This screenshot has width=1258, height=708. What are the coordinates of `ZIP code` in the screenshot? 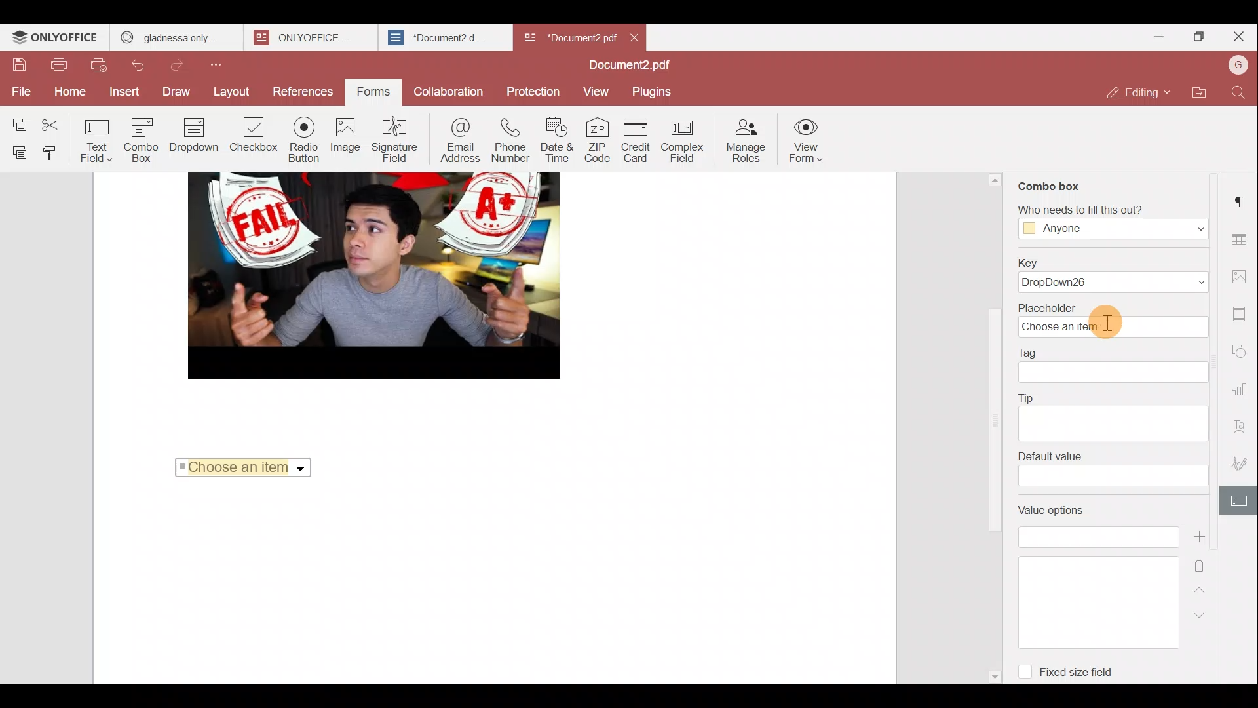 It's located at (598, 142).